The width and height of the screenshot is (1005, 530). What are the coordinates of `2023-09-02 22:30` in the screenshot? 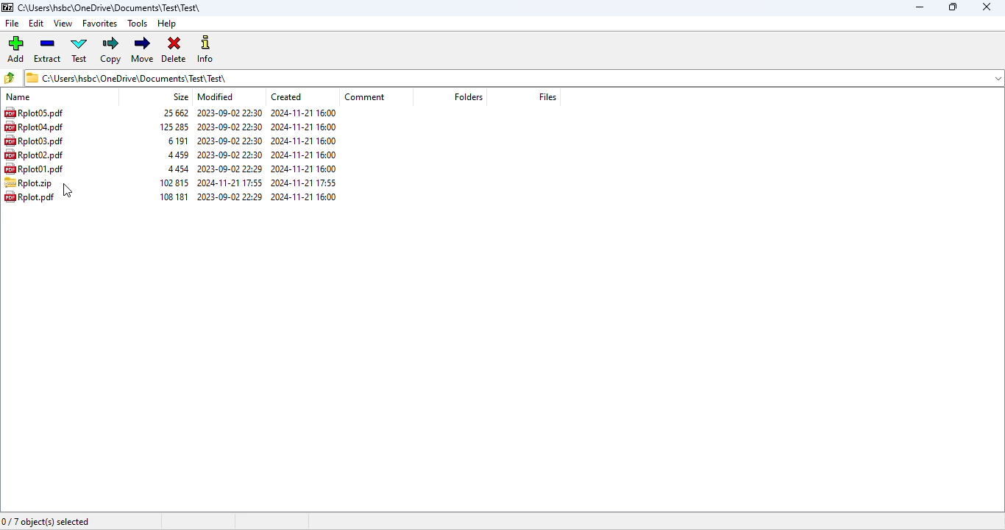 It's located at (230, 141).